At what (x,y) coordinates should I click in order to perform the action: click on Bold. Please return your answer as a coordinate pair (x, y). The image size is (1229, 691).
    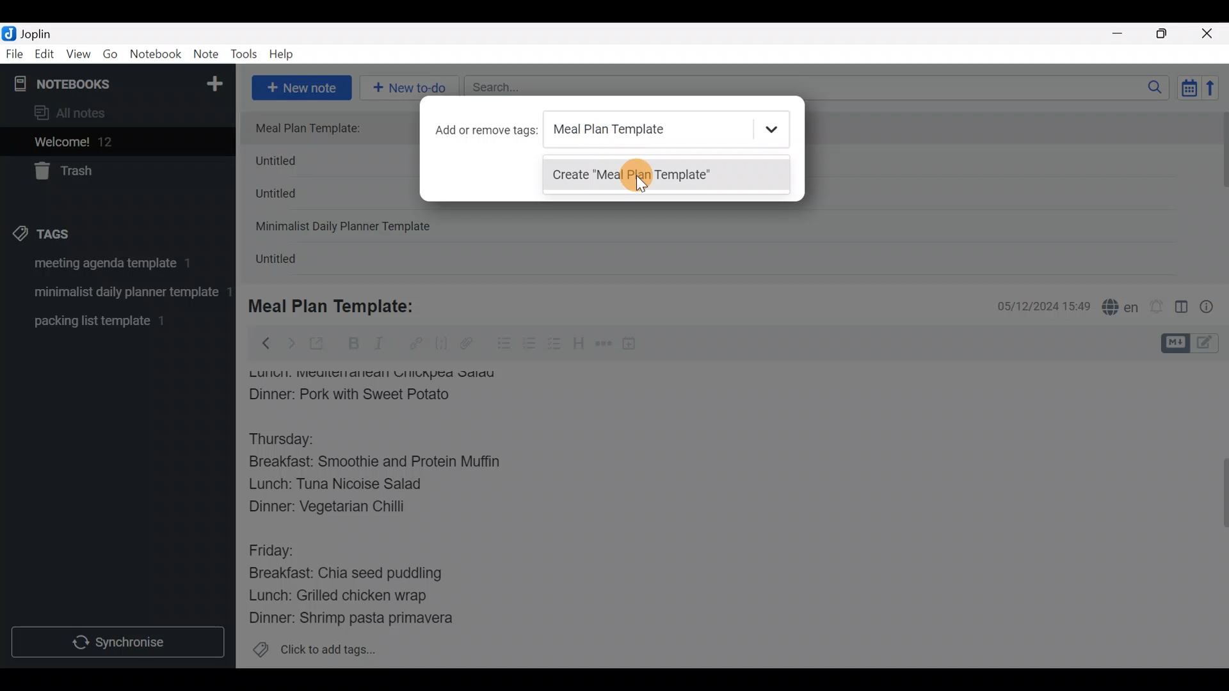
    Looking at the image, I should click on (353, 345).